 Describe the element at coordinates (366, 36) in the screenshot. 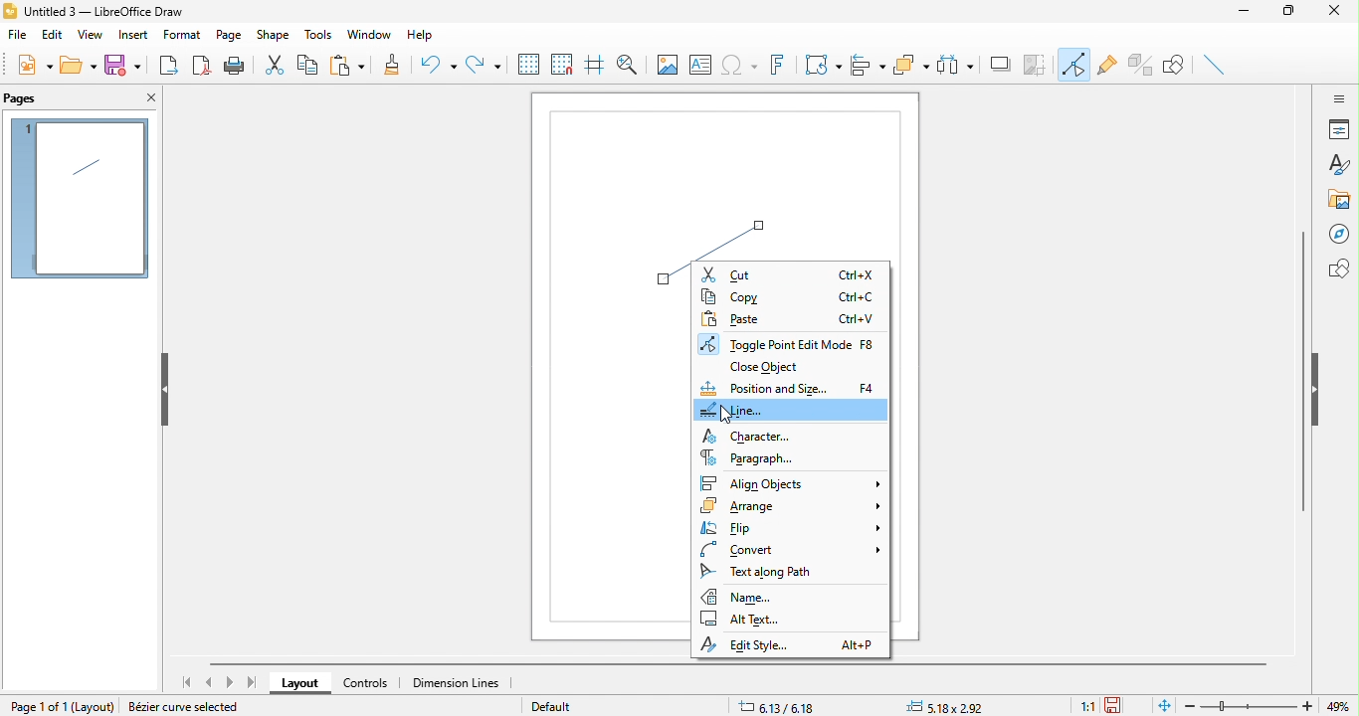

I see `window` at that location.